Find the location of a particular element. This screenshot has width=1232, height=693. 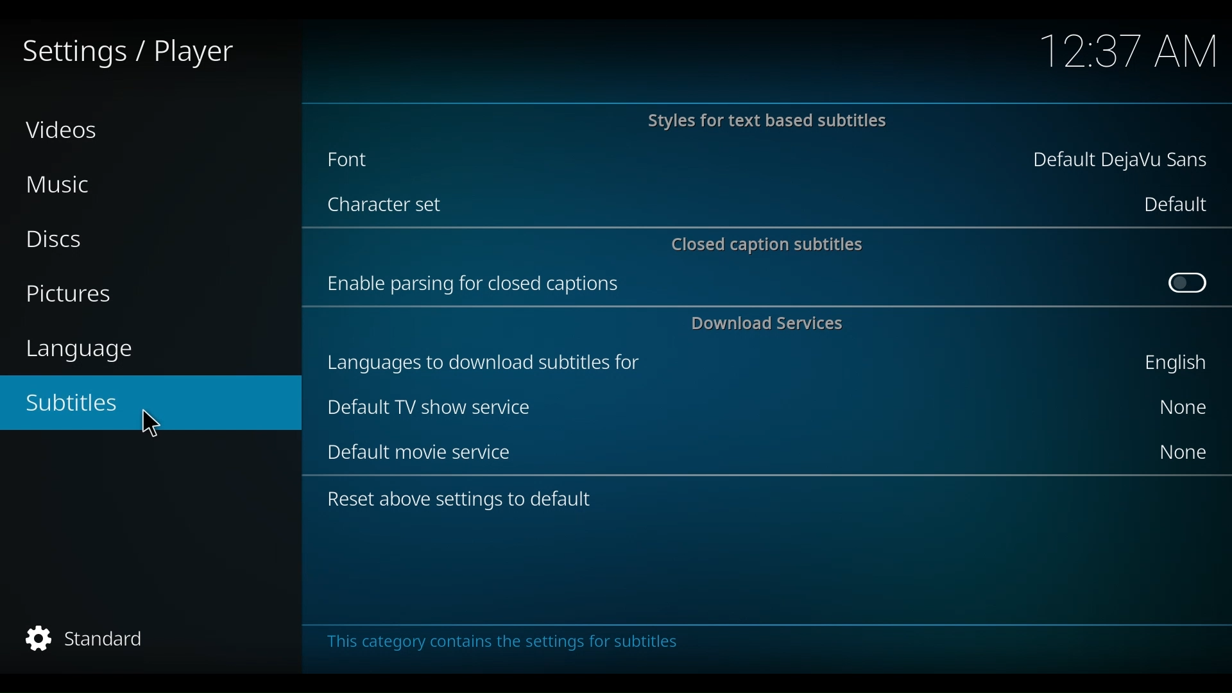

This category contains settings for subtitles is located at coordinates (514, 644).